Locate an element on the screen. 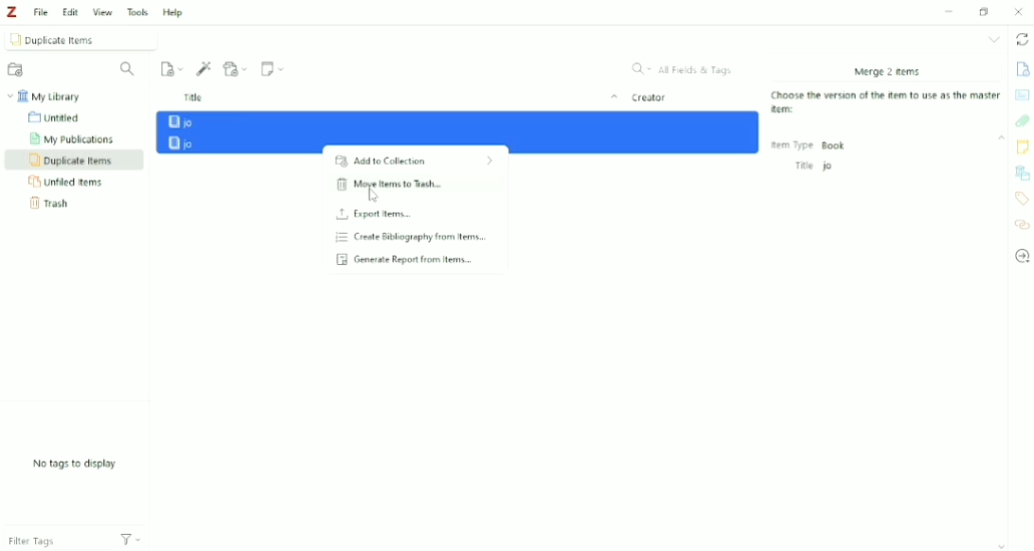 This screenshot has width=1034, height=551. Locate is located at coordinates (1022, 257).